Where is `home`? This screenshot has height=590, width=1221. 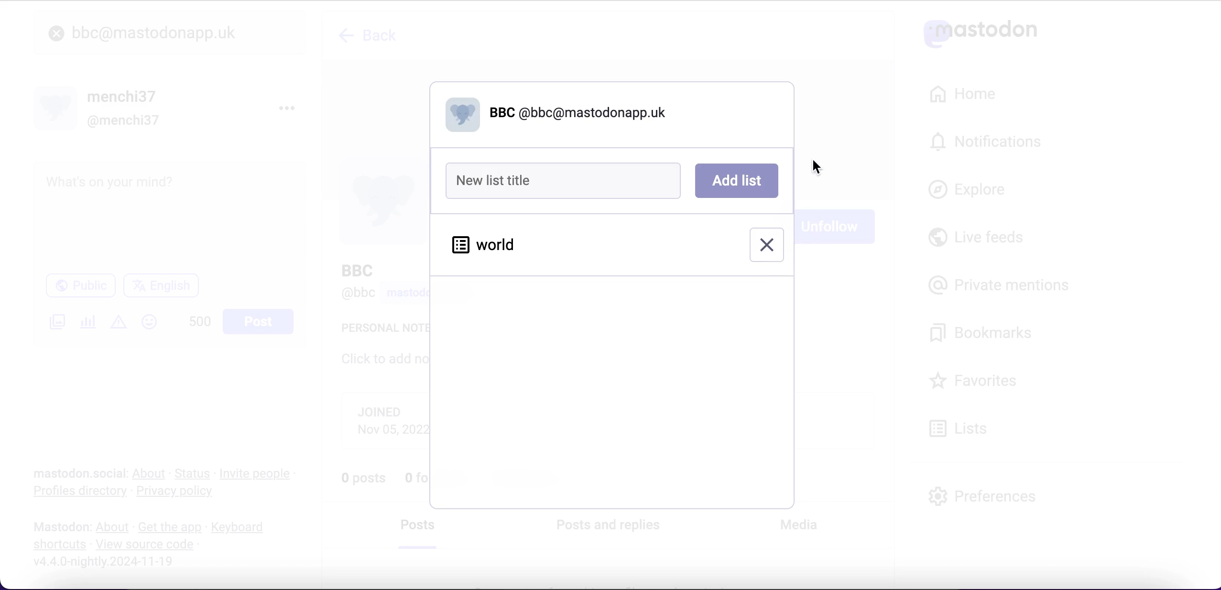 home is located at coordinates (961, 94).